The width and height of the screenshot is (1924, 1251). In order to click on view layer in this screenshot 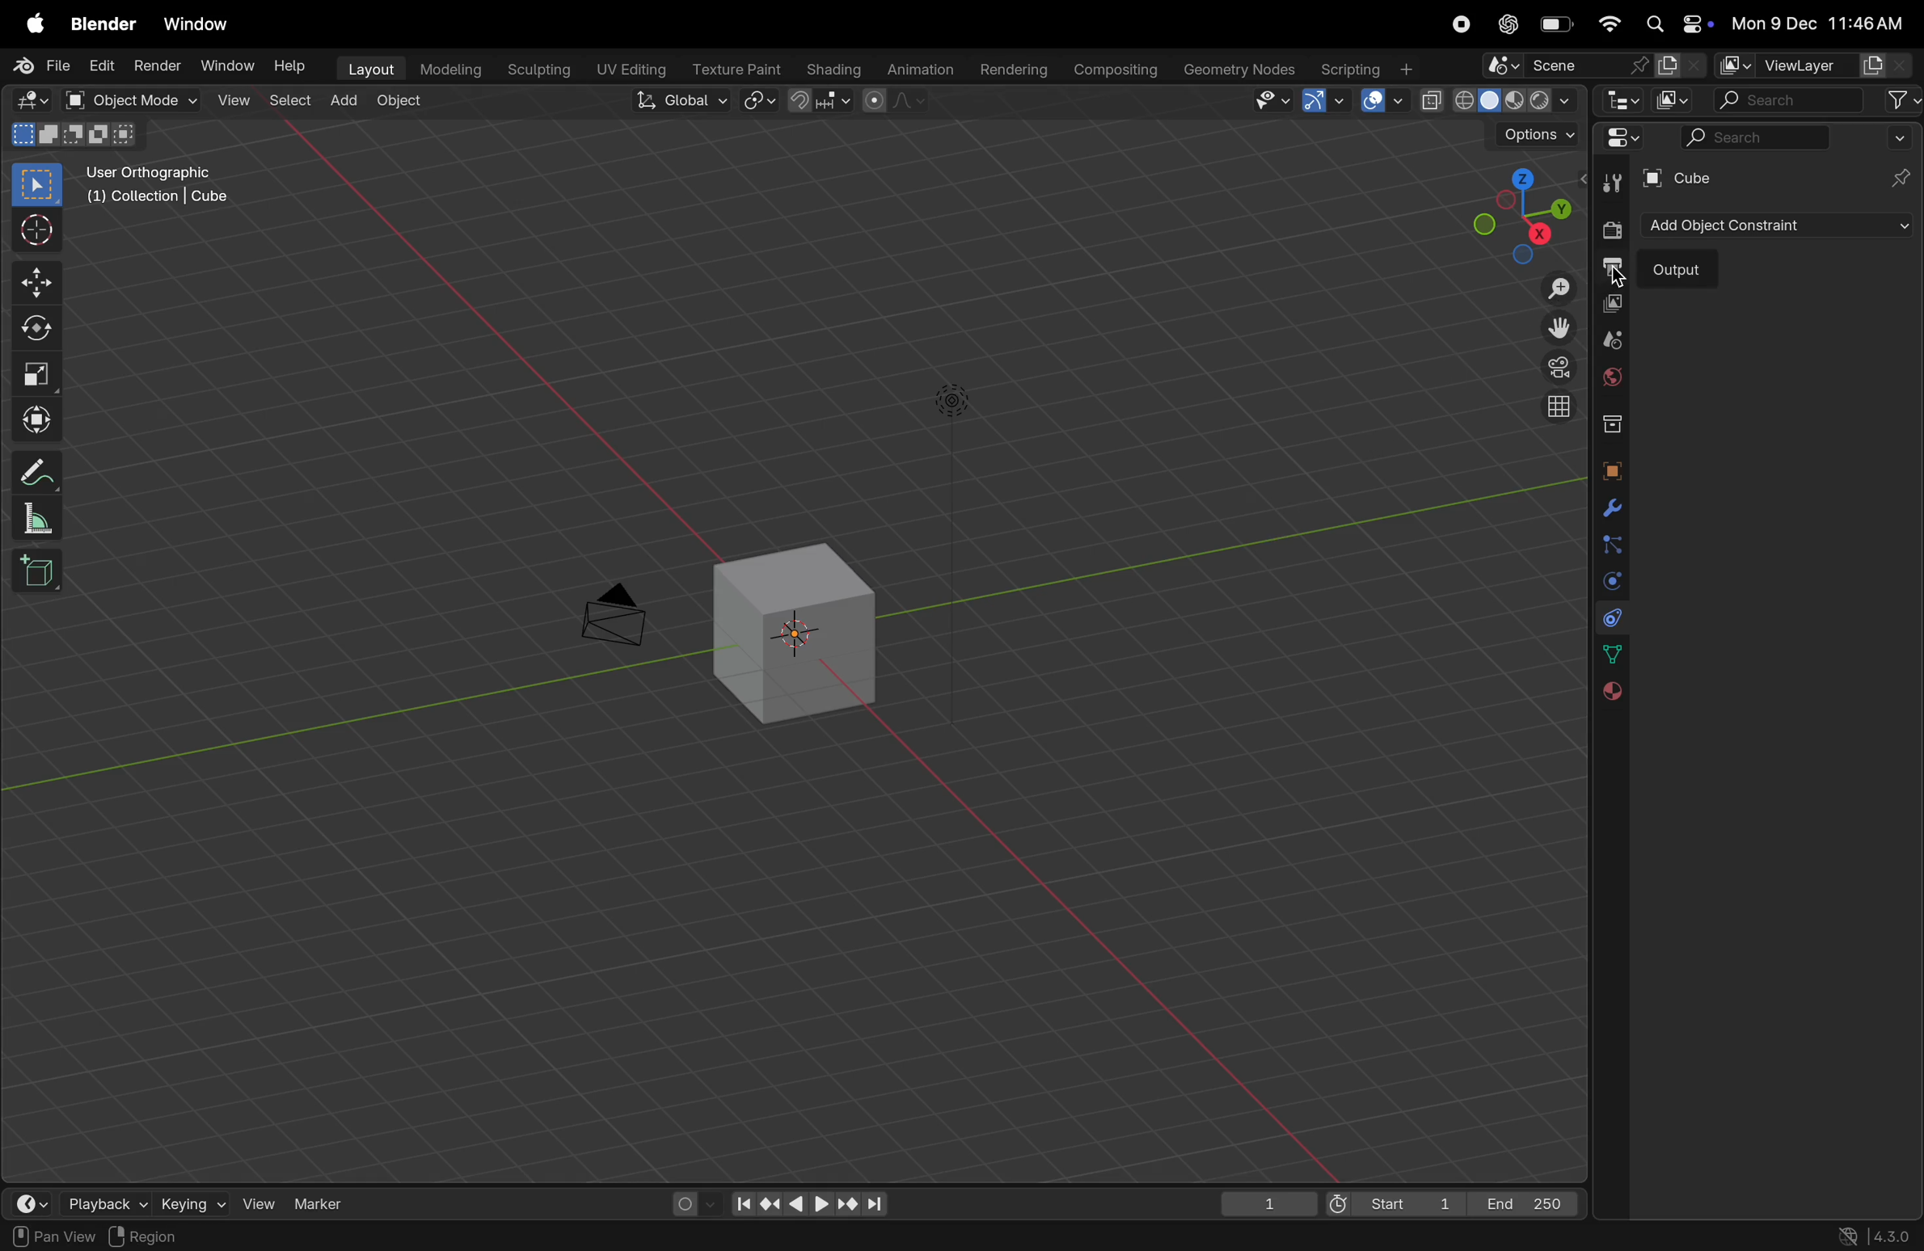, I will do `click(1812, 65)`.